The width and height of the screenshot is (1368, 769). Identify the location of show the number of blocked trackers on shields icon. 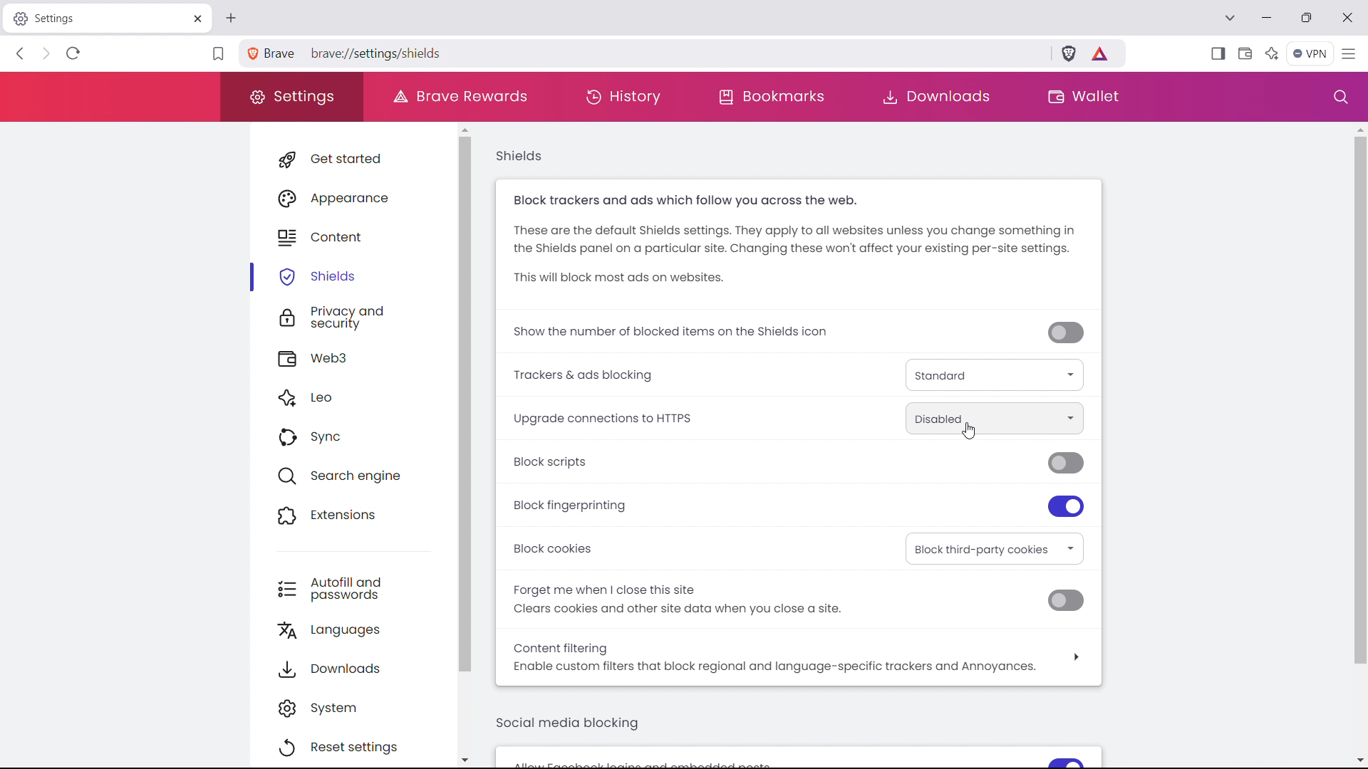
(673, 332).